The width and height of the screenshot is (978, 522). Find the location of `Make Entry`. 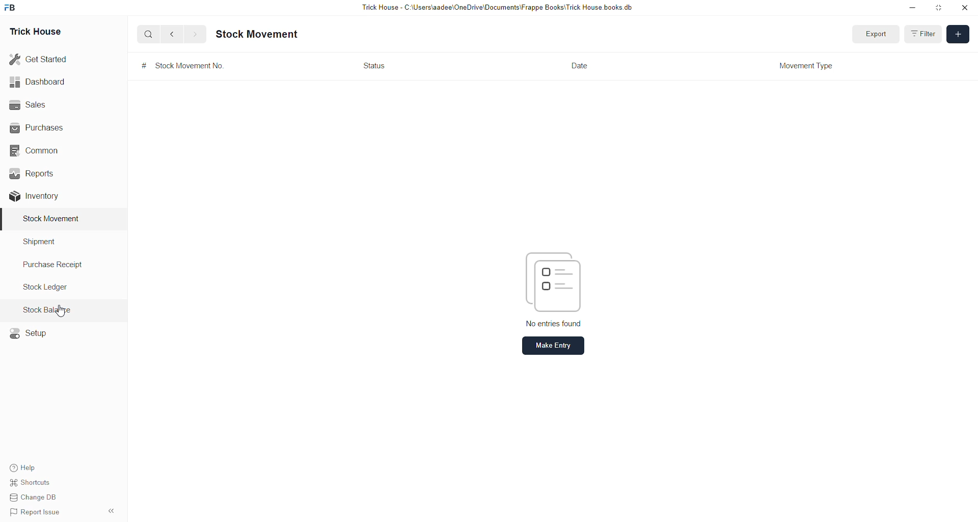

Make Entry is located at coordinates (549, 347).